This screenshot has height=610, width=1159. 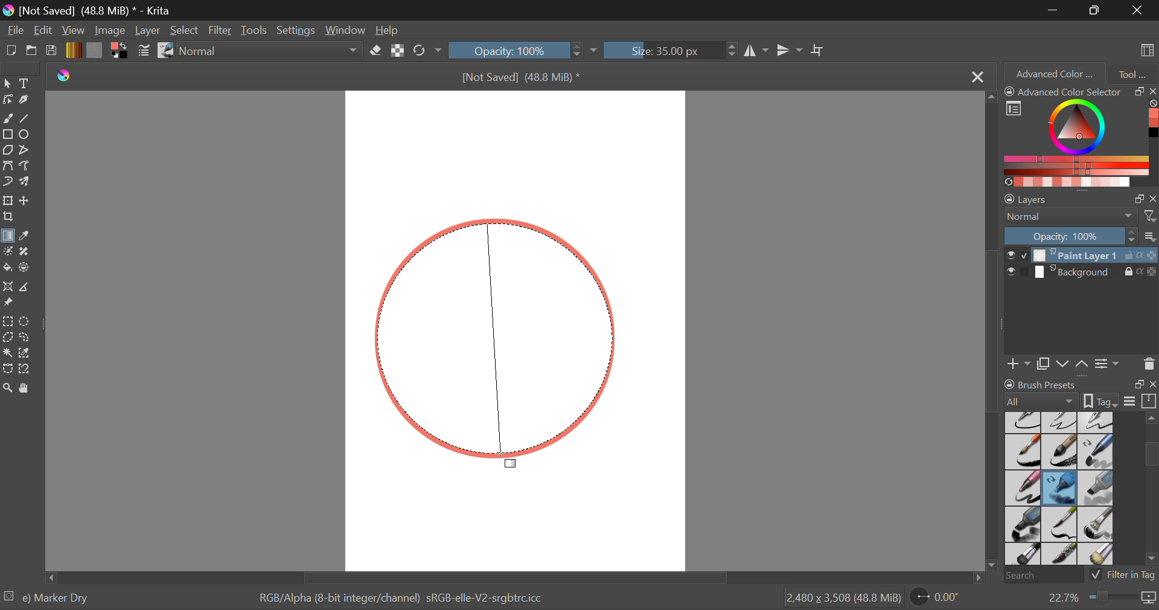 What do you see at coordinates (10, 167) in the screenshot?
I see `Bezier Curve` at bounding box center [10, 167].